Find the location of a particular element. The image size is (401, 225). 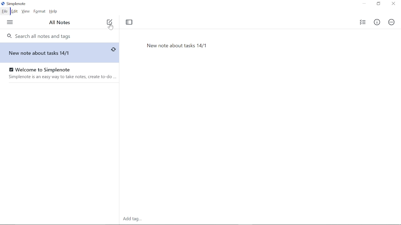

restore down is located at coordinates (378, 4).